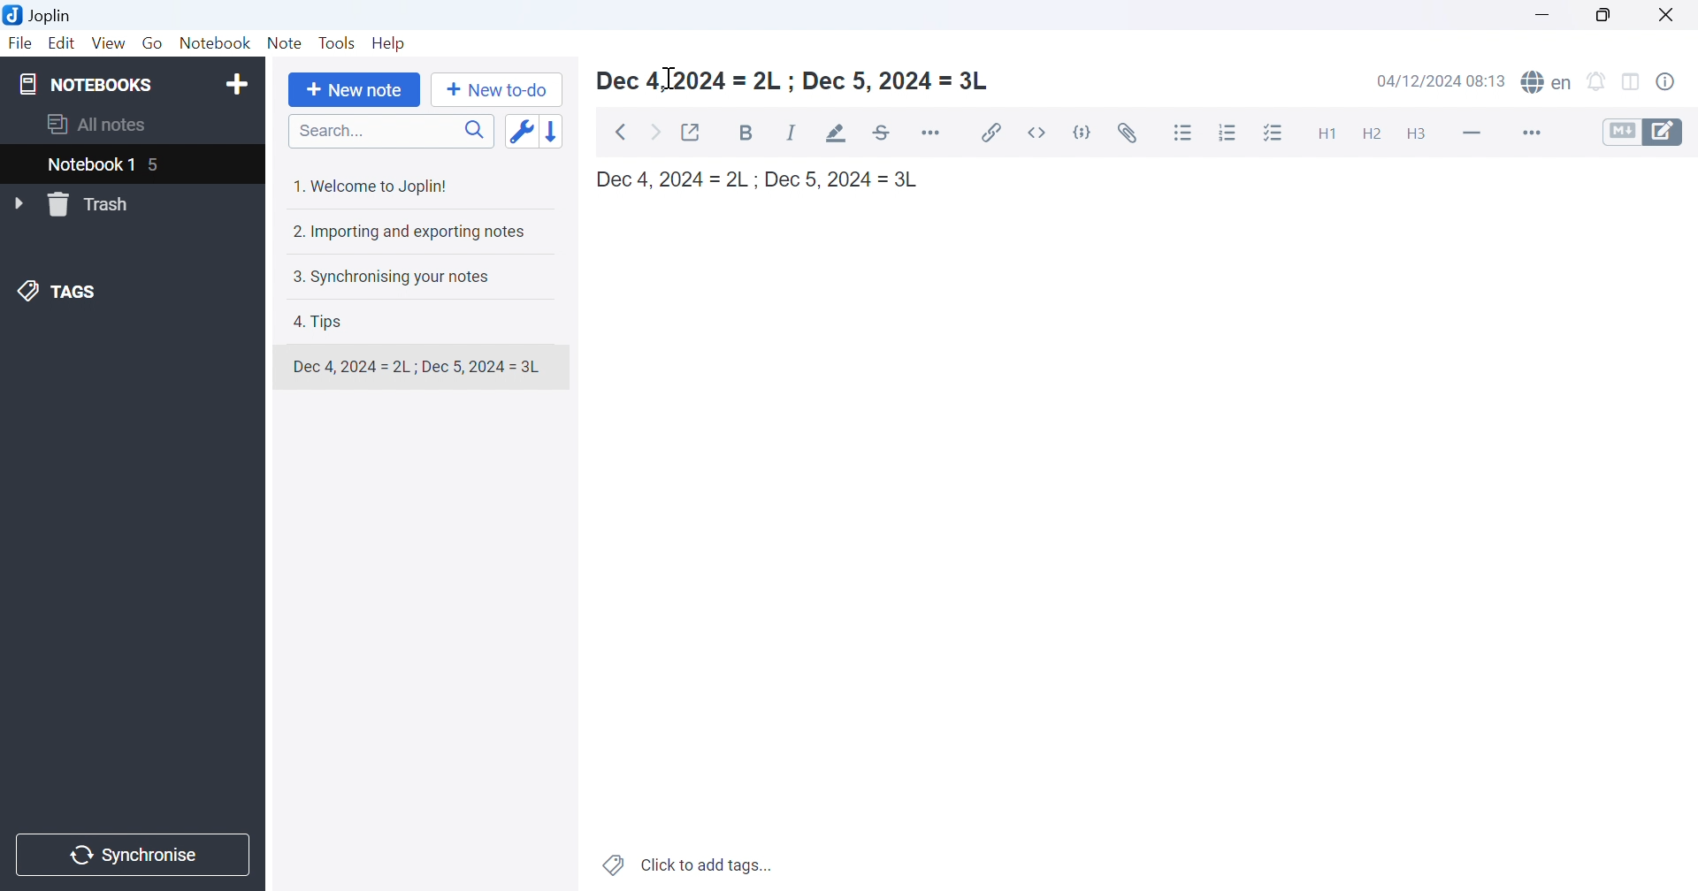 Image resolution: width=1698 pixels, height=891 pixels. Describe the element at coordinates (556, 128) in the screenshot. I see `Reverse sort order` at that location.